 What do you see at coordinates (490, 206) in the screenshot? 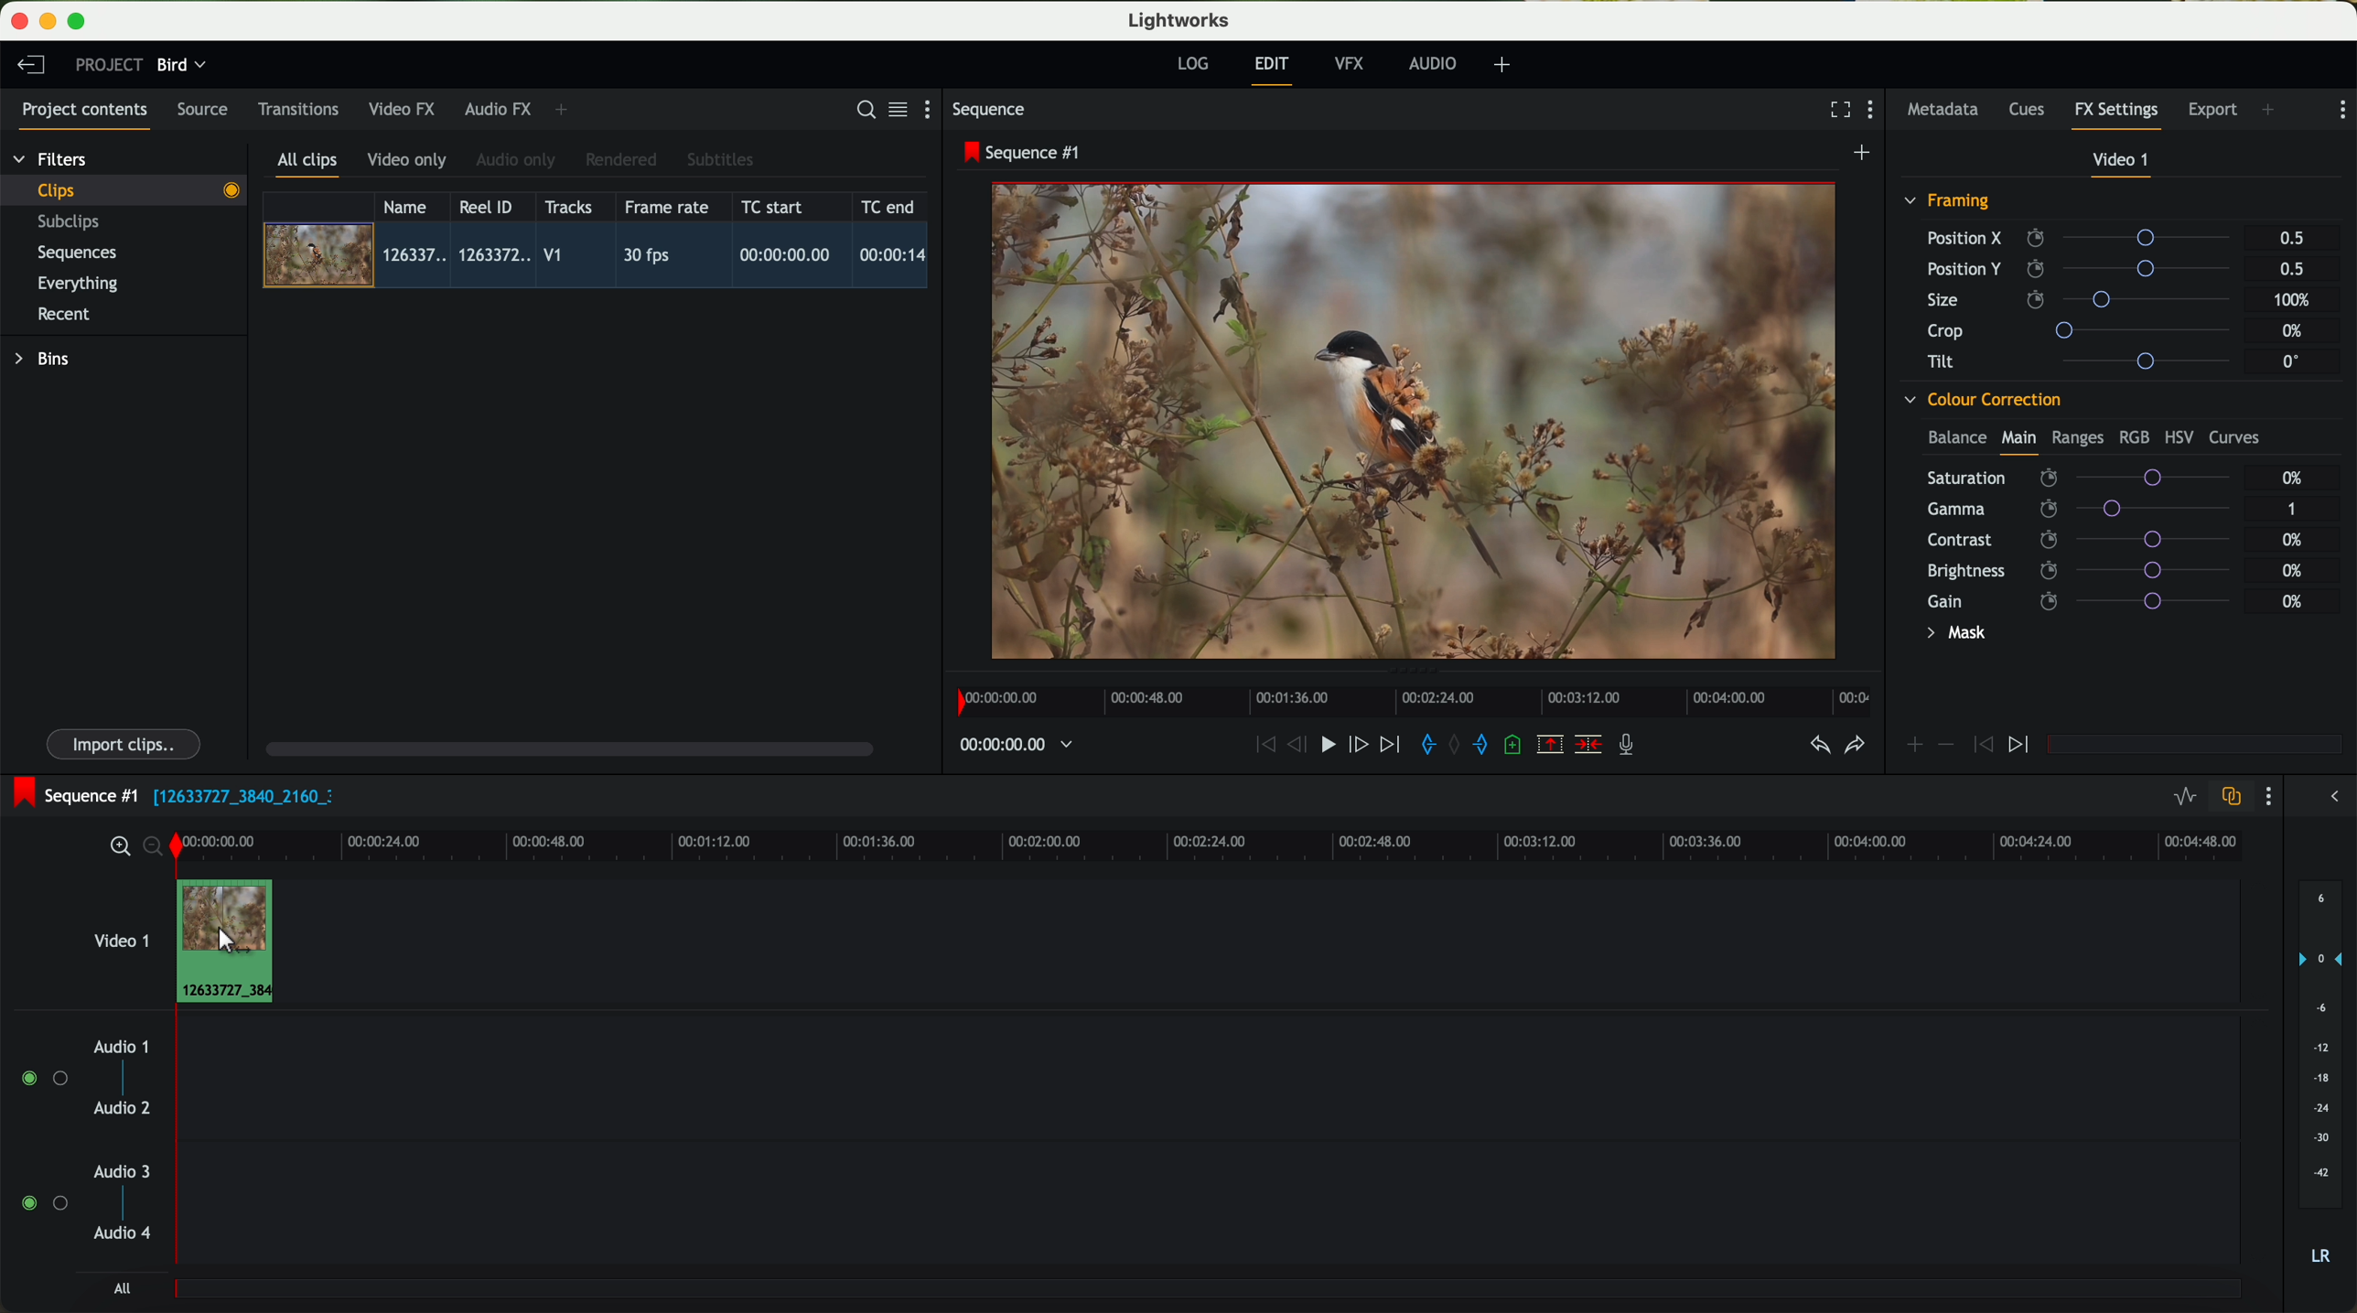
I see `Reel ID` at bounding box center [490, 206].